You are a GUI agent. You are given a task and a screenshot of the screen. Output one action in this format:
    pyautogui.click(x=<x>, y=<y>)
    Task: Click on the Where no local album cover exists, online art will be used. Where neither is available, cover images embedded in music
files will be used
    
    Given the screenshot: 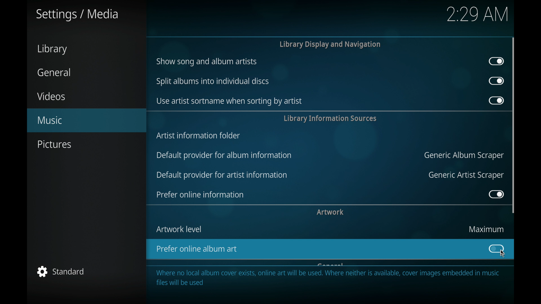 What is the action you would take?
    pyautogui.click(x=331, y=281)
    